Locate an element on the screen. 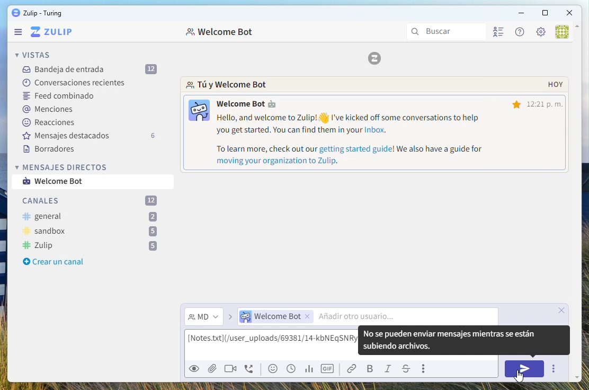  italic is located at coordinates (390, 370).